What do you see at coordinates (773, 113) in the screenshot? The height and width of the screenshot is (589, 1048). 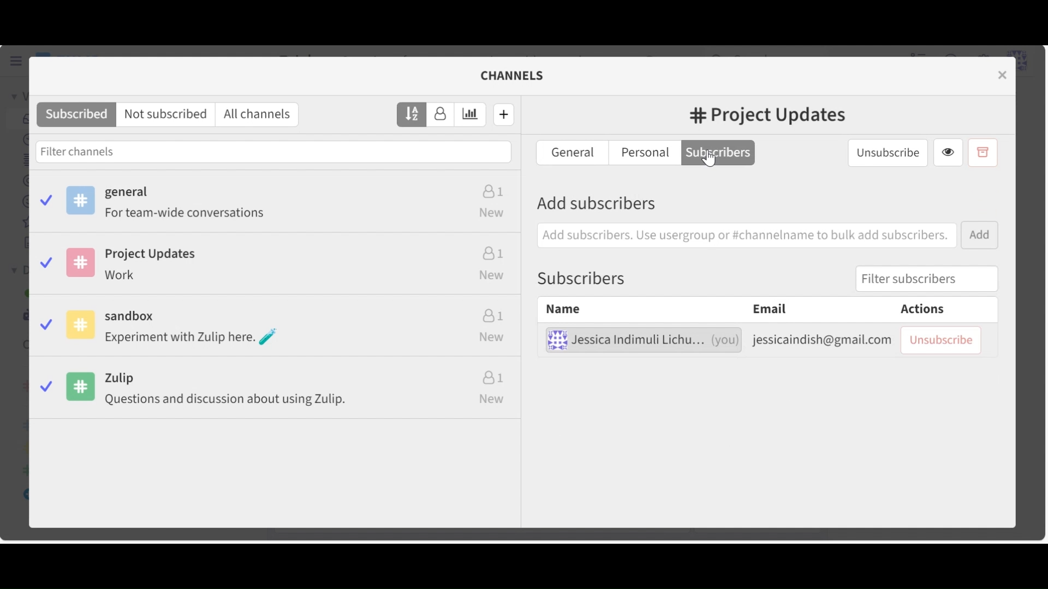 I see `Project Updates` at bounding box center [773, 113].